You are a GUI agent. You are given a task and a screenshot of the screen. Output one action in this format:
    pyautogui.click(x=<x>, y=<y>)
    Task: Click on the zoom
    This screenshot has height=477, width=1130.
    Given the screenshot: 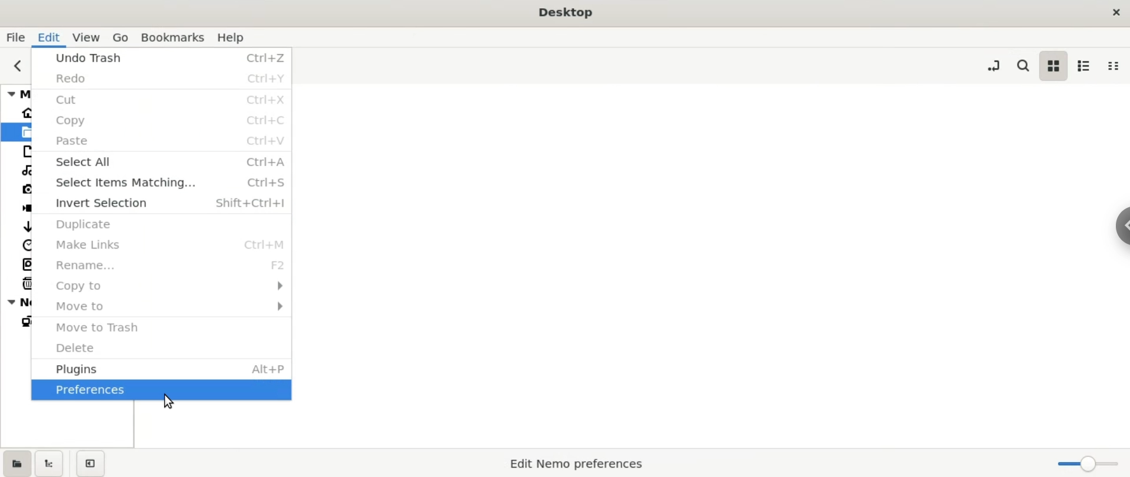 What is the action you would take?
    pyautogui.click(x=1086, y=463)
    